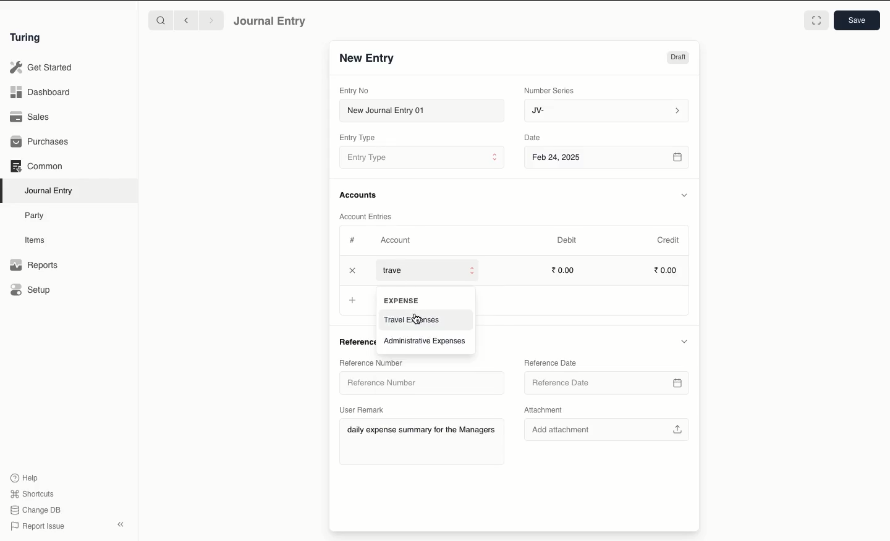  Describe the element at coordinates (549, 362) in the screenshot. I see `Reference Date` at that location.